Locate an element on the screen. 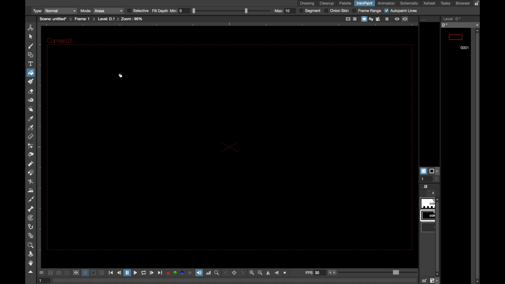  screen is located at coordinates (365, 19).